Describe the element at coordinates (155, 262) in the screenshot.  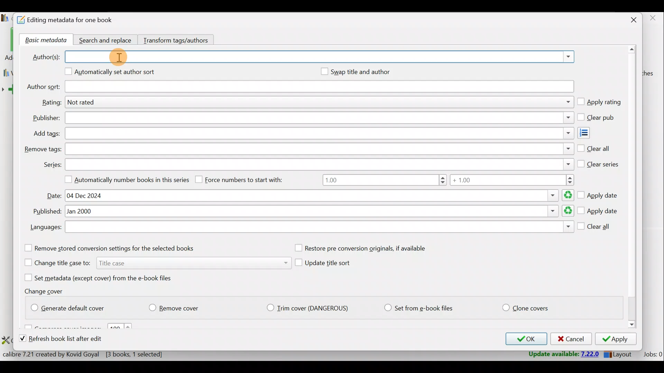
I see `Change title case to` at that location.